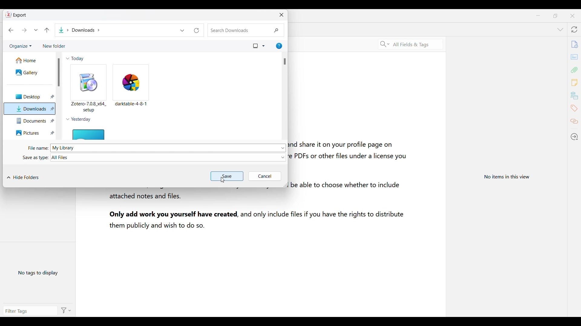 The height and width of the screenshot is (326, 581). Describe the element at coordinates (560, 29) in the screenshot. I see `List all tabs` at that location.